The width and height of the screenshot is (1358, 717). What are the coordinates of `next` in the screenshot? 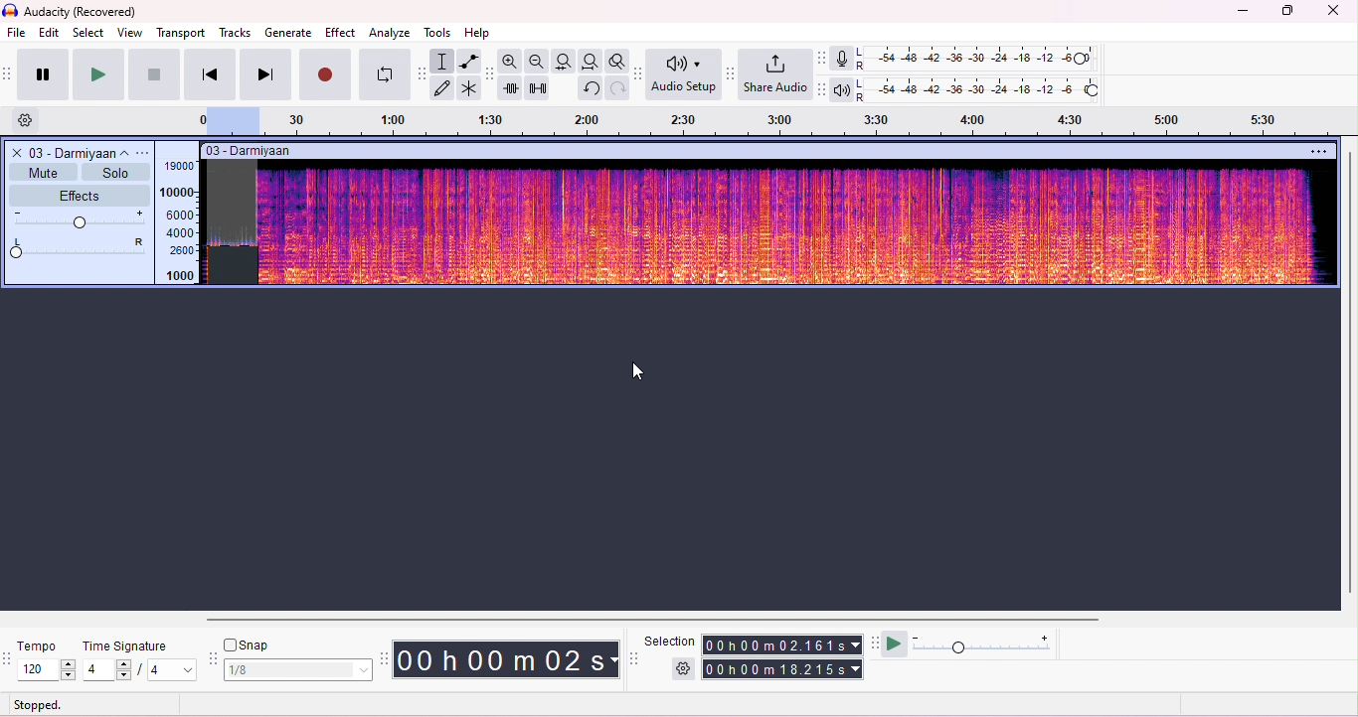 It's located at (265, 74).